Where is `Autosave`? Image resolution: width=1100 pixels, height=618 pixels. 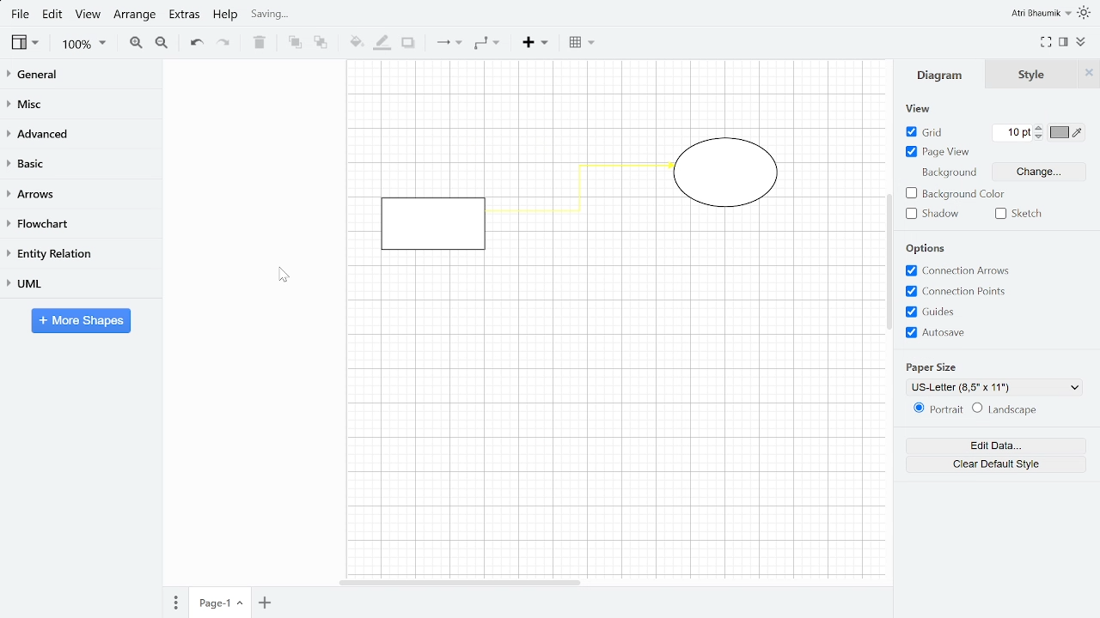
Autosave is located at coordinates (956, 333).